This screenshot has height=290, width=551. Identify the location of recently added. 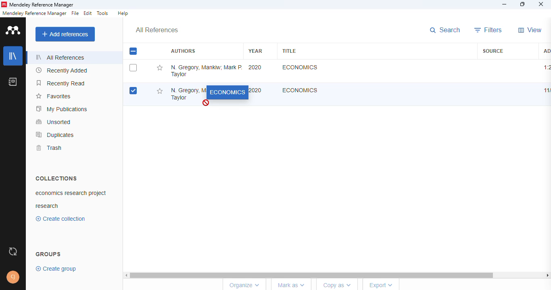
(62, 70).